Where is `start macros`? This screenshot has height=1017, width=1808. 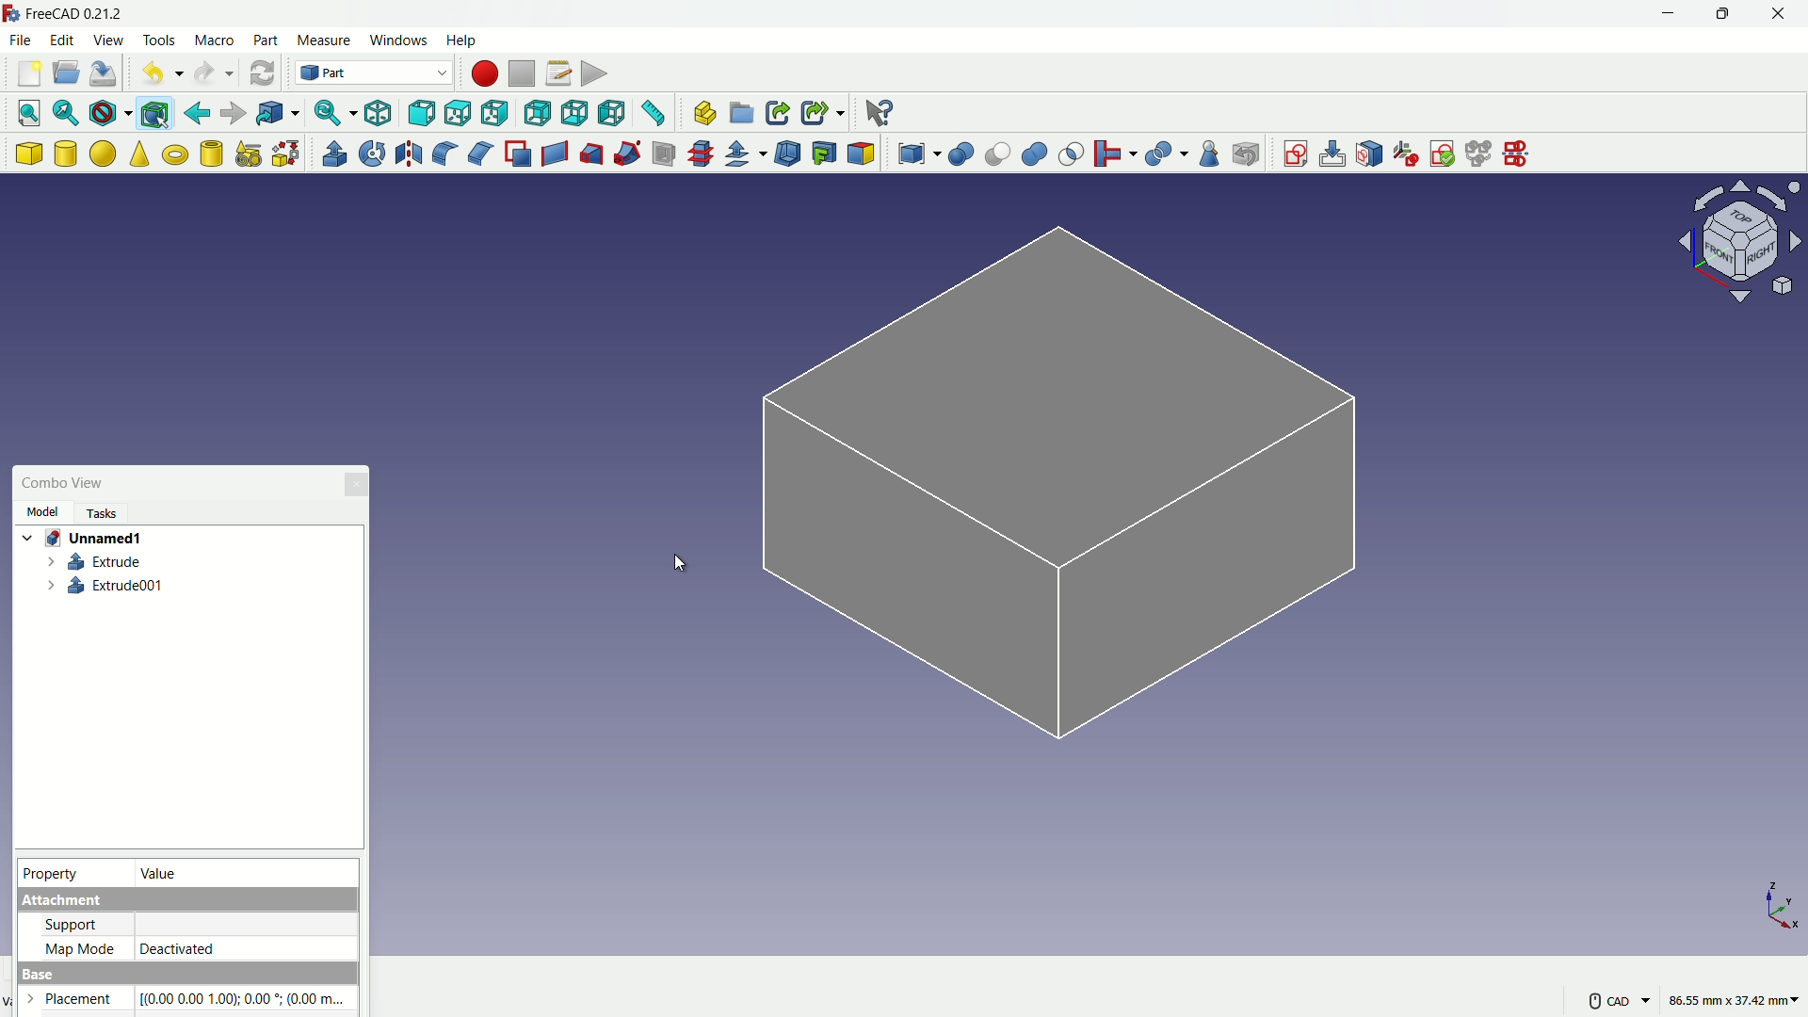 start macros is located at coordinates (485, 73).